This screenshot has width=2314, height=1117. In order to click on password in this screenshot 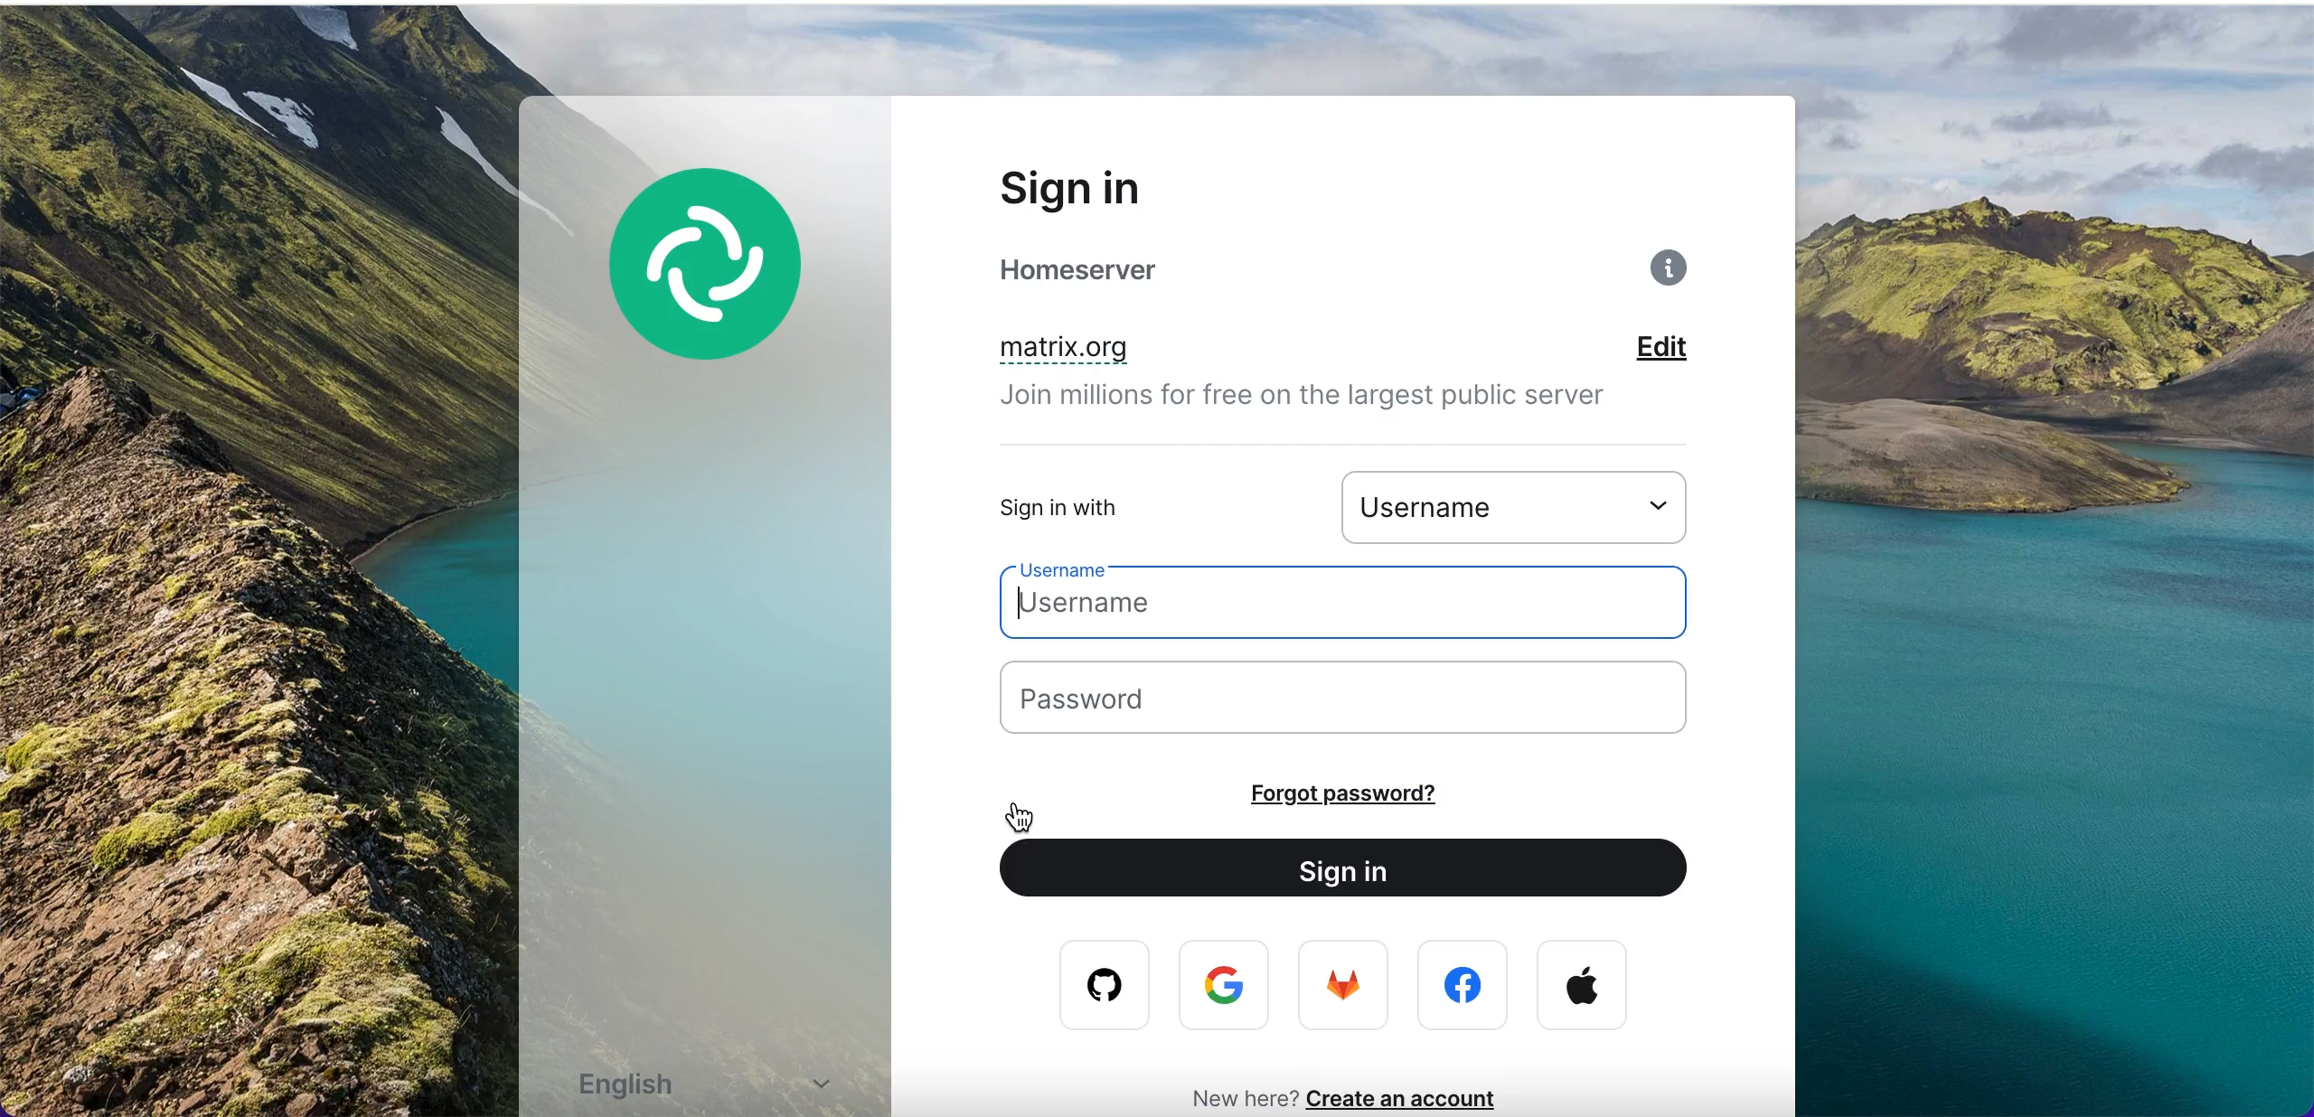, I will do `click(1369, 701)`.